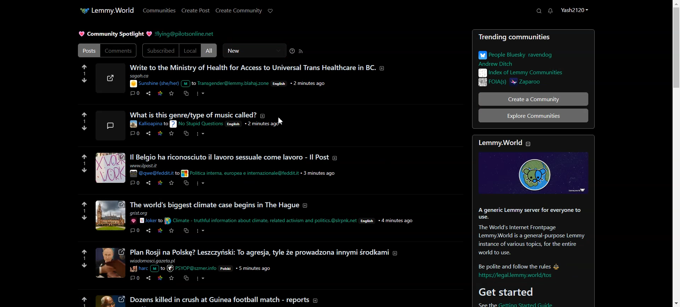 This screenshot has height=307, width=680. Describe the element at coordinates (157, 261) in the screenshot. I see `text` at that location.